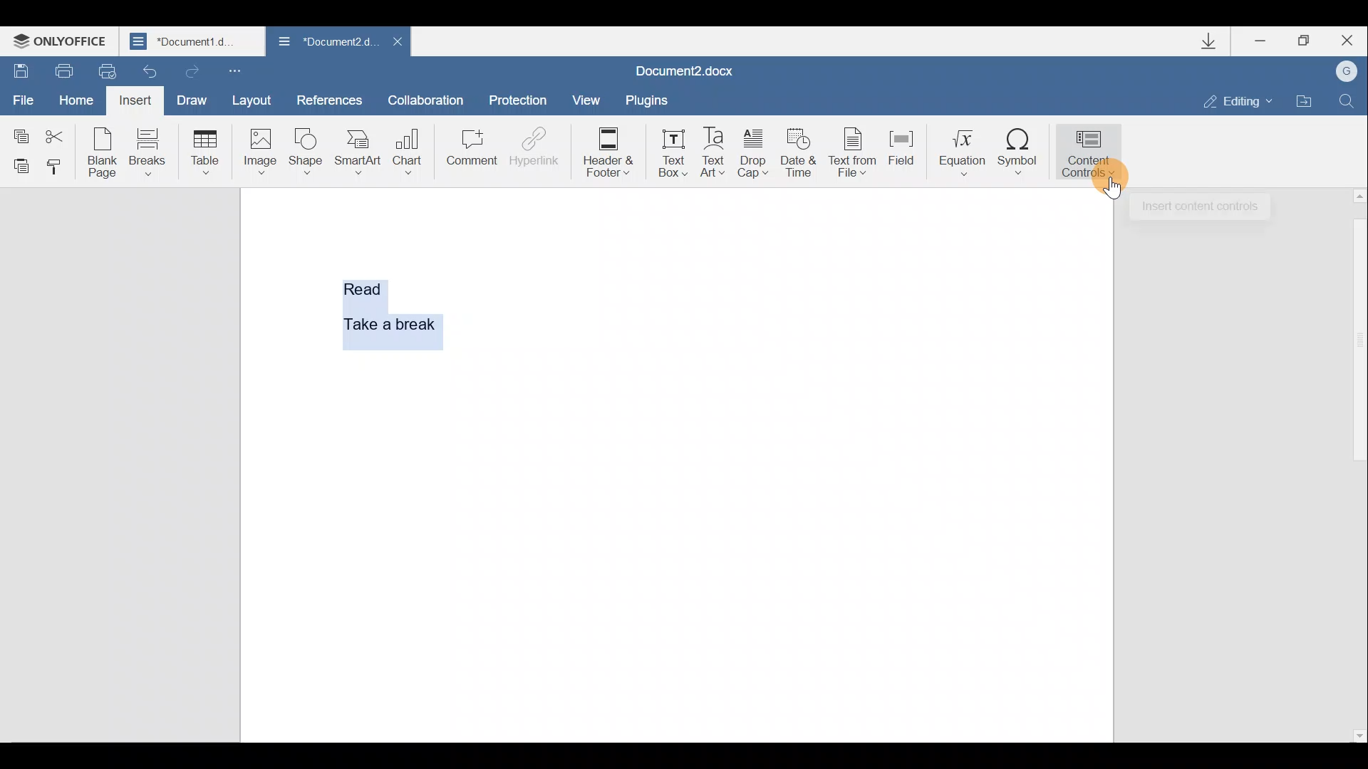 The width and height of the screenshot is (1368, 769). Describe the element at coordinates (534, 146) in the screenshot. I see `Hyperlink` at that location.